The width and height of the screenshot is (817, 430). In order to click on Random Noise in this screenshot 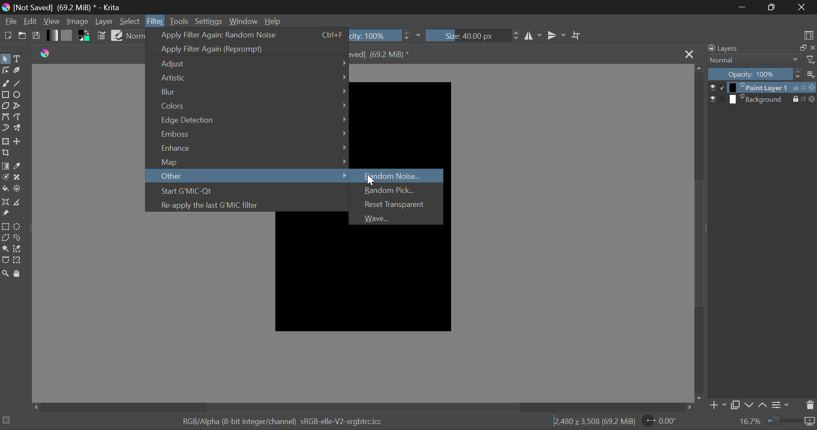, I will do `click(398, 173)`.